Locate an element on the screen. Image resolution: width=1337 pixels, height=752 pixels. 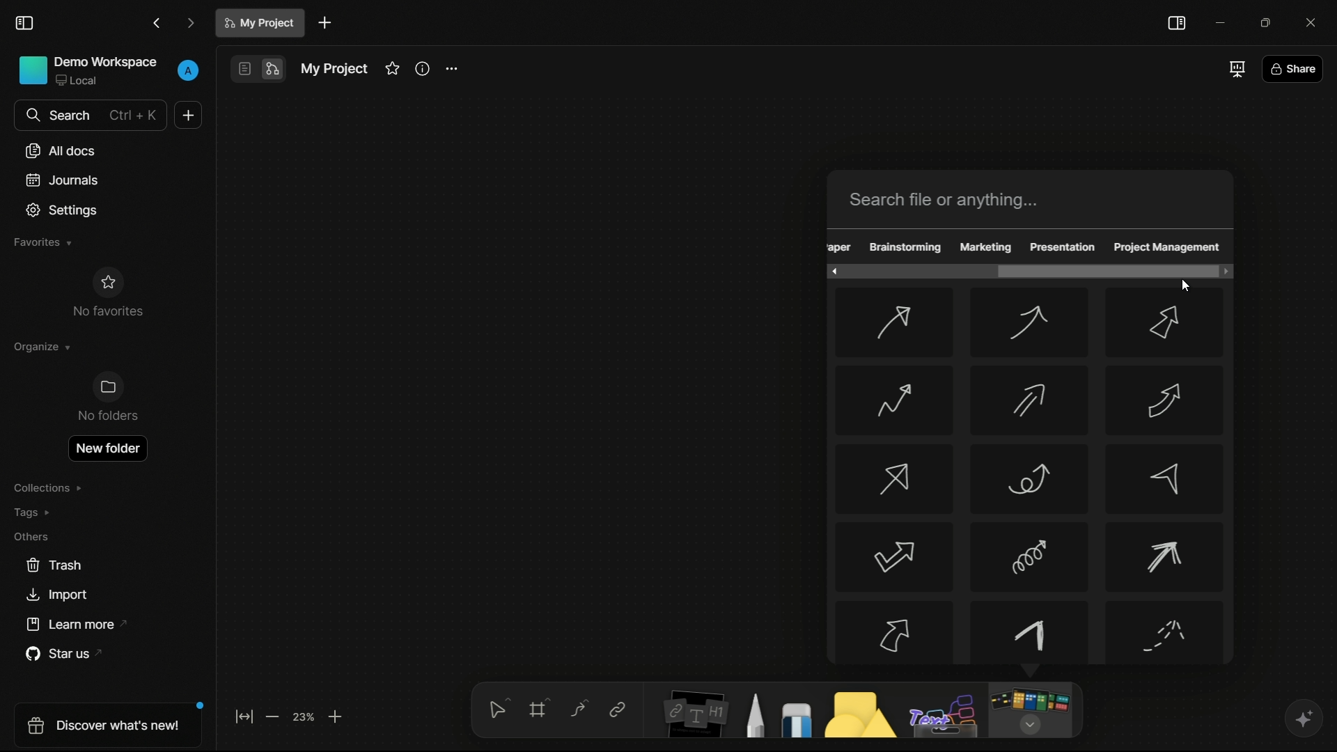
full screen is located at coordinates (1235, 68).